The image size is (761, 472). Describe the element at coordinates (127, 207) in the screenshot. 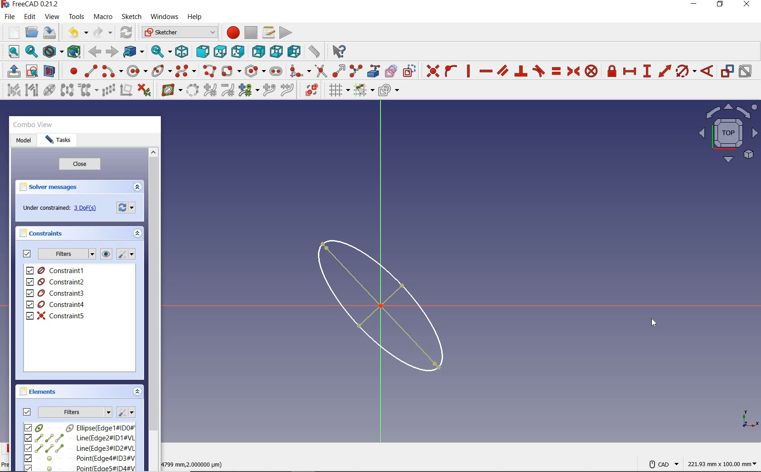

I see `settings` at that location.